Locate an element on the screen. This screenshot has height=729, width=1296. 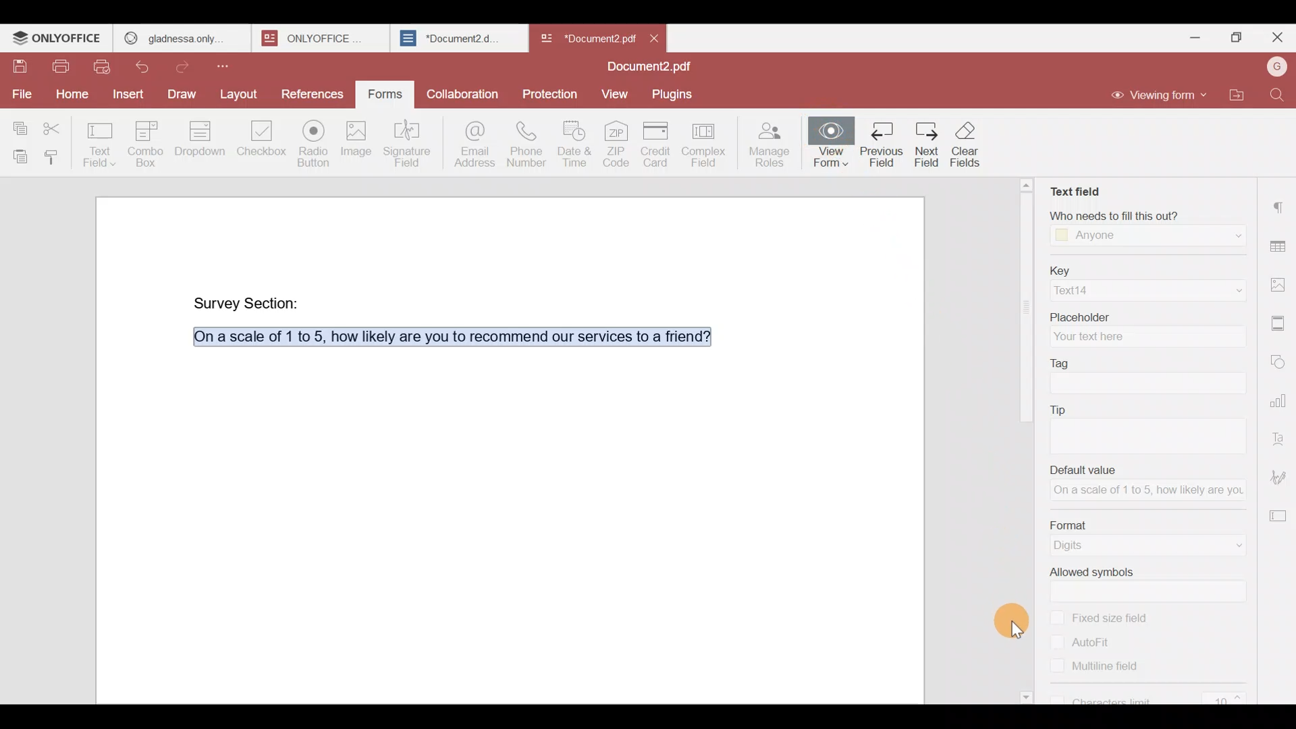
Account name is located at coordinates (1276, 67).